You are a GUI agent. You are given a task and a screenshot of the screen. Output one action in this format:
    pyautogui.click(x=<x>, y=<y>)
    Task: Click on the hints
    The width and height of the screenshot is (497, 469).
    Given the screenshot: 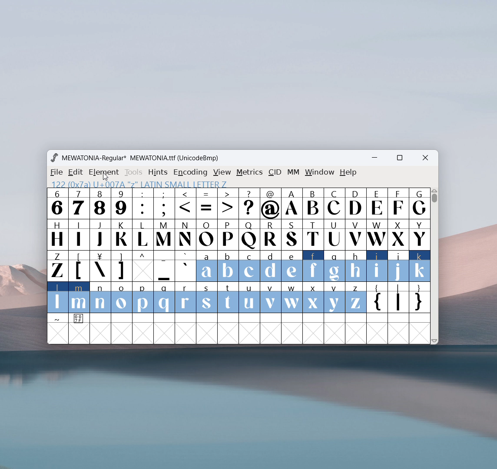 What is the action you would take?
    pyautogui.click(x=159, y=172)
    